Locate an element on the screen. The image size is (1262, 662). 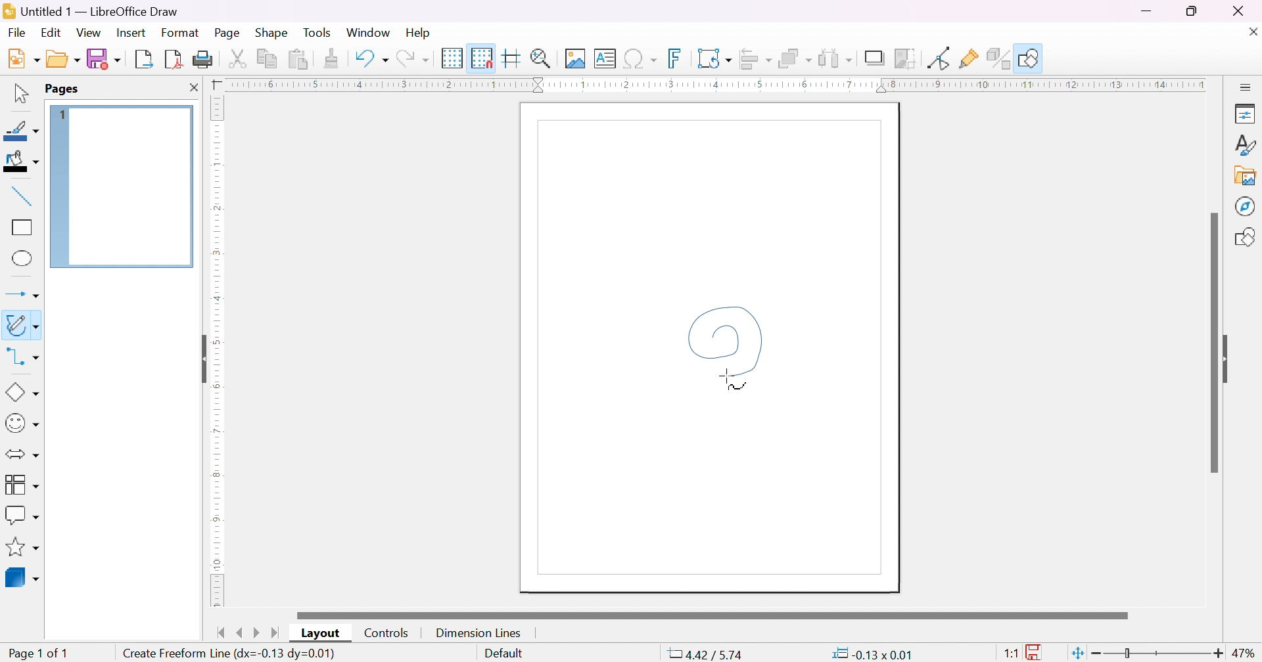
Show gluepoint functions is located at coordinates (969, 58).